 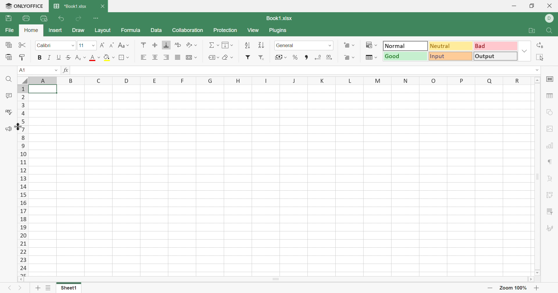 What do you see at coordinates (281, 18) in the screenshot?
I see `Book1.xlsx` at bounding box center [281, 18].